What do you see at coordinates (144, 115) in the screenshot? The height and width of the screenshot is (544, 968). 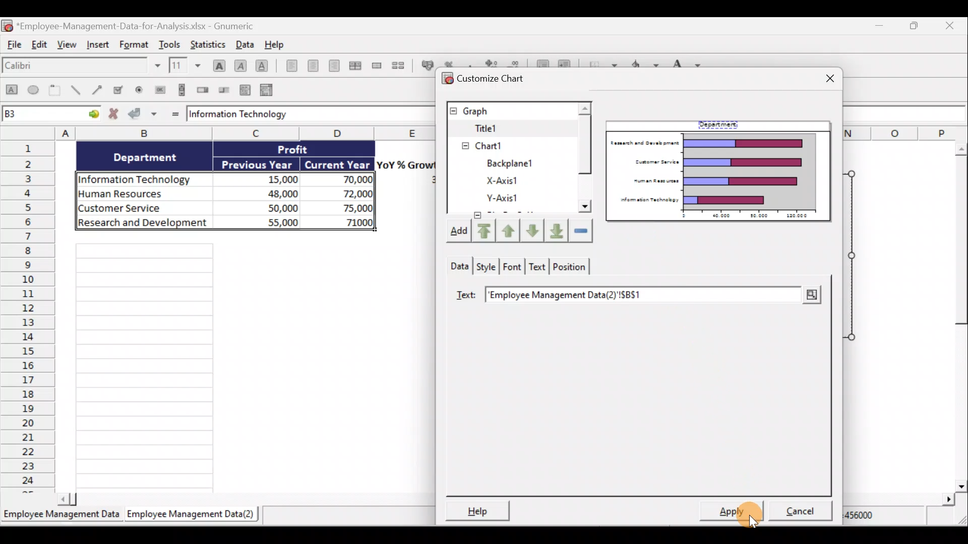 I see `Accept change` at bounding box center [144, 115].